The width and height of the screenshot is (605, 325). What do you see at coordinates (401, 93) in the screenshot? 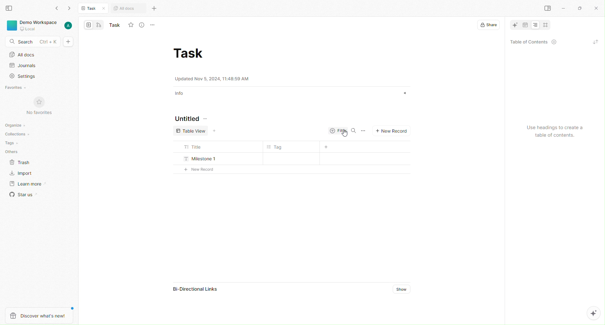
I see `show` at bounding box center [401, 93].